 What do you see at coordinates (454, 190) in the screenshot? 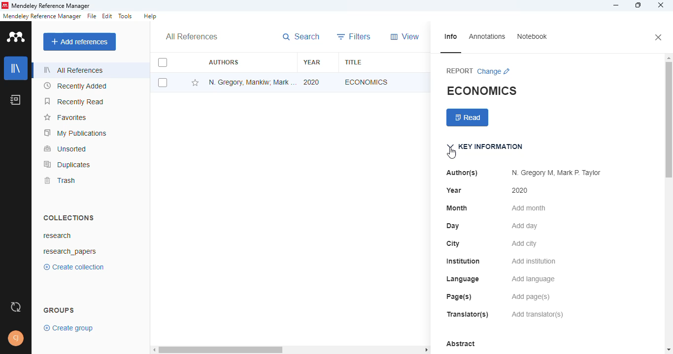
I see `year` at bounding box center [454, 190].